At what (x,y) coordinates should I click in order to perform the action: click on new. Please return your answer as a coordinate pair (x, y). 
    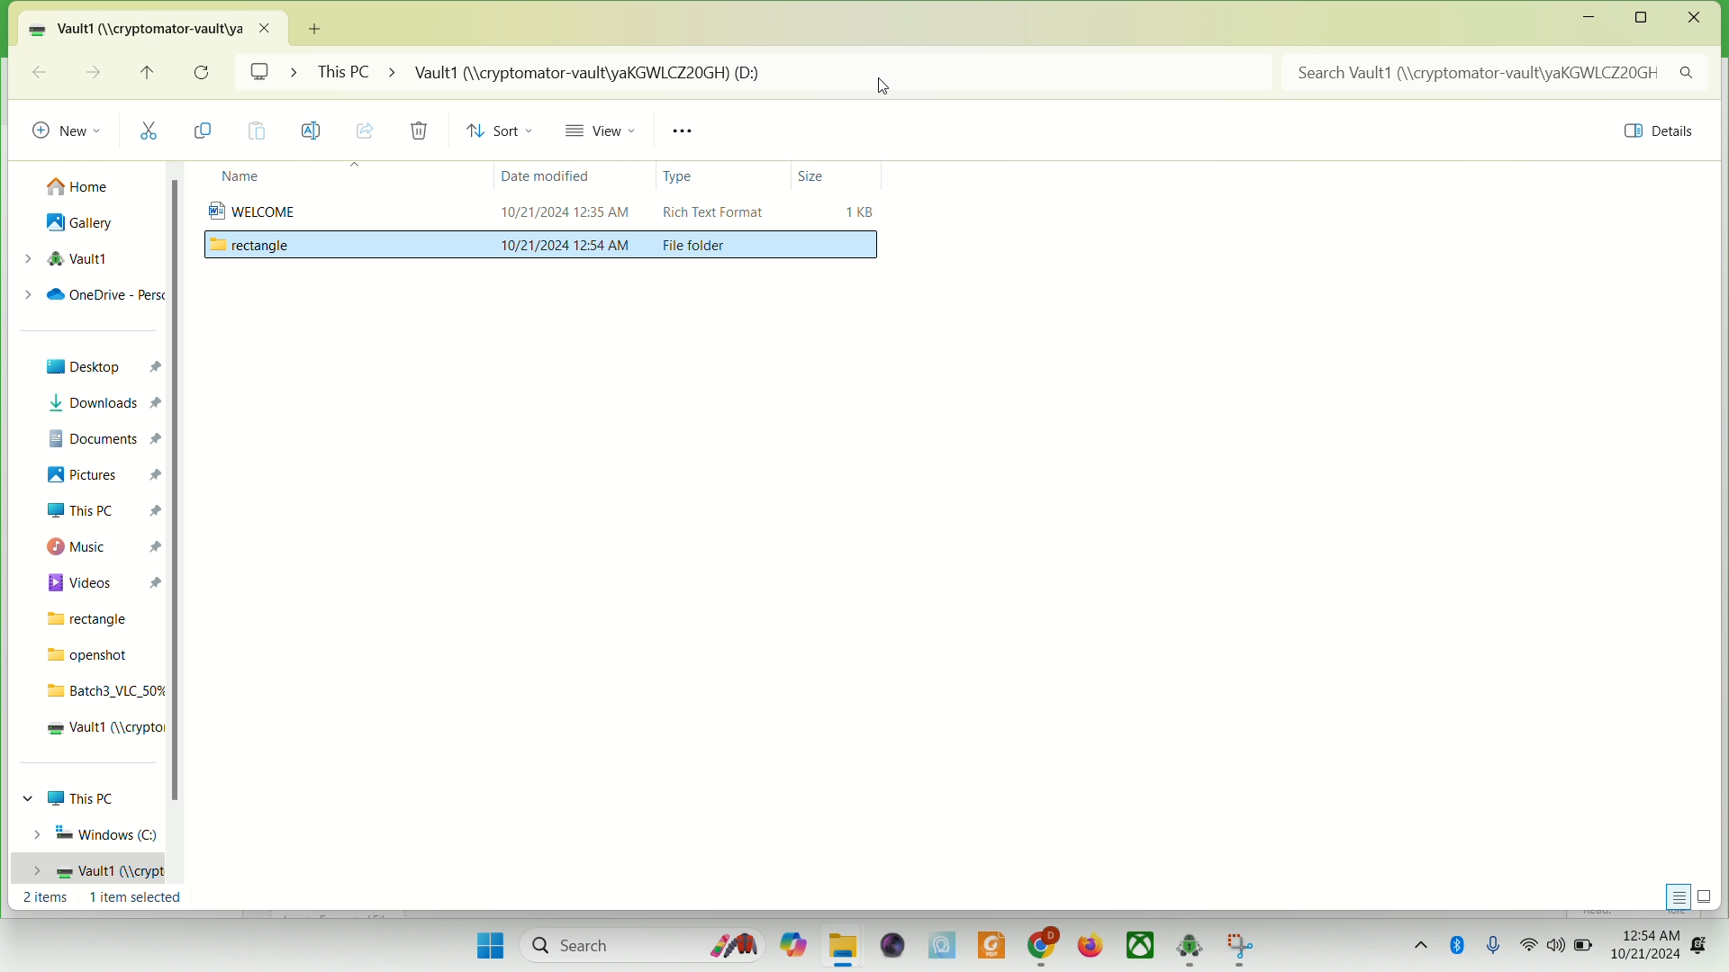
    Looking at the image, I should click on (67, 126).